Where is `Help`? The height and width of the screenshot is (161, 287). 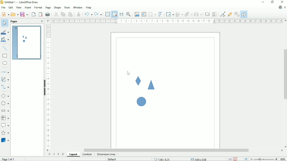
Help is located at coordinates (89, 8).